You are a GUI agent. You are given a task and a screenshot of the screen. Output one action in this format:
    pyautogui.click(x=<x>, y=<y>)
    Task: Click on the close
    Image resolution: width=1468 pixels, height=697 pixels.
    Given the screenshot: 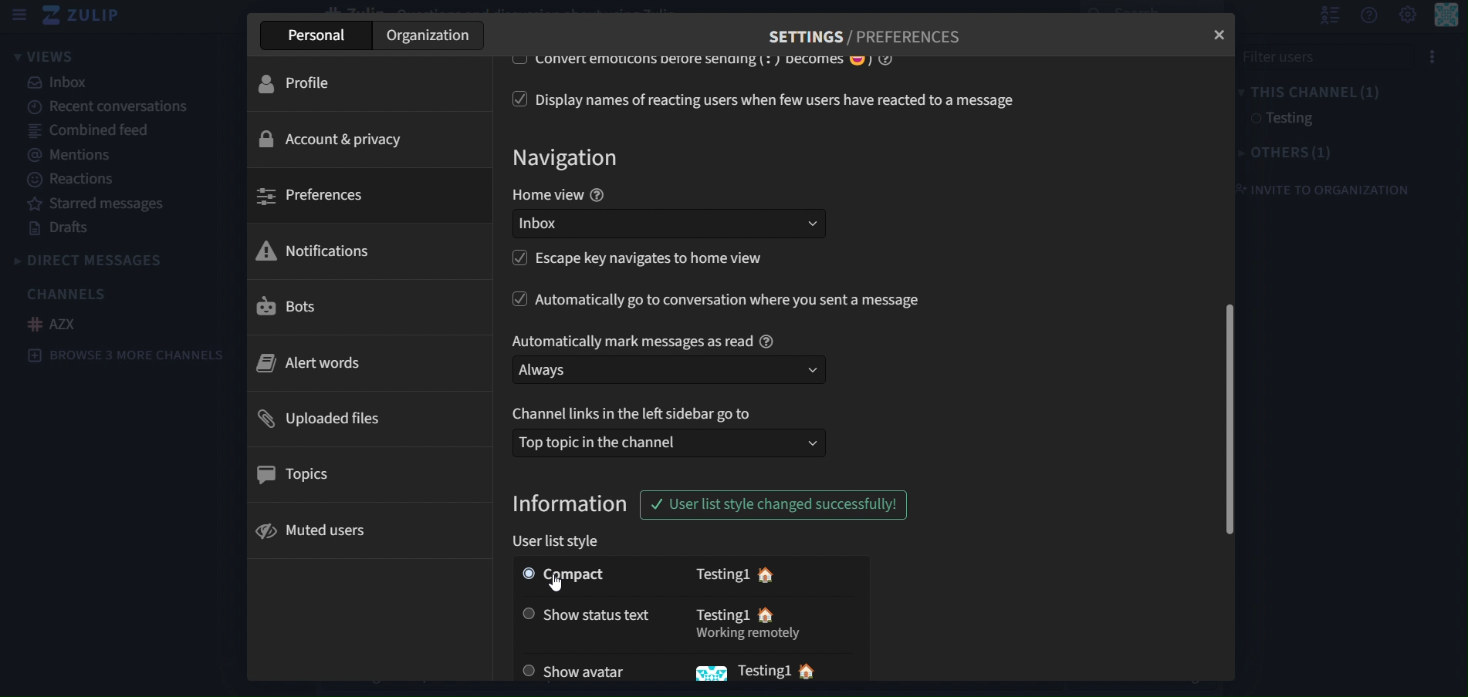 What is the action you would take?
    pyautogui.click(x=1222, y=32)
    